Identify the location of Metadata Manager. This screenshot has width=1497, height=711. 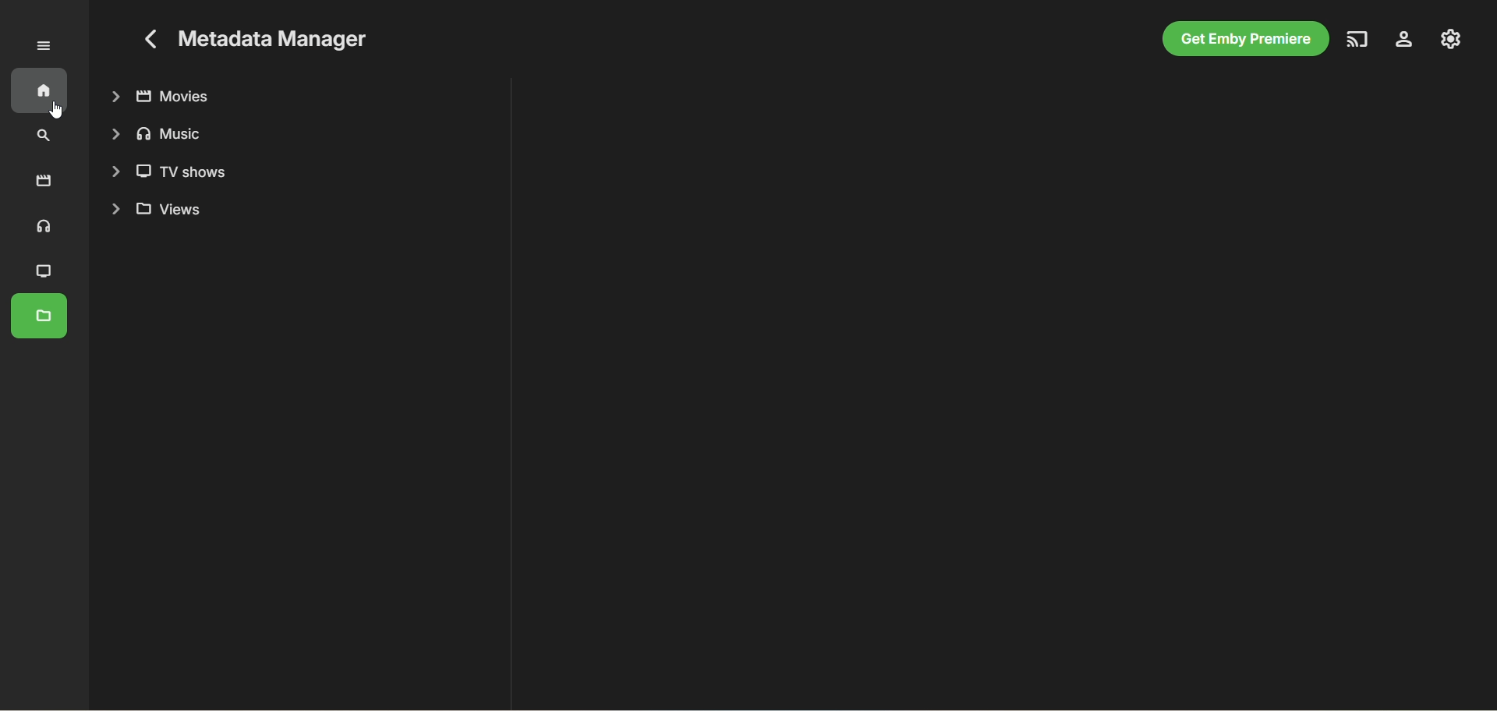
(256, 40).